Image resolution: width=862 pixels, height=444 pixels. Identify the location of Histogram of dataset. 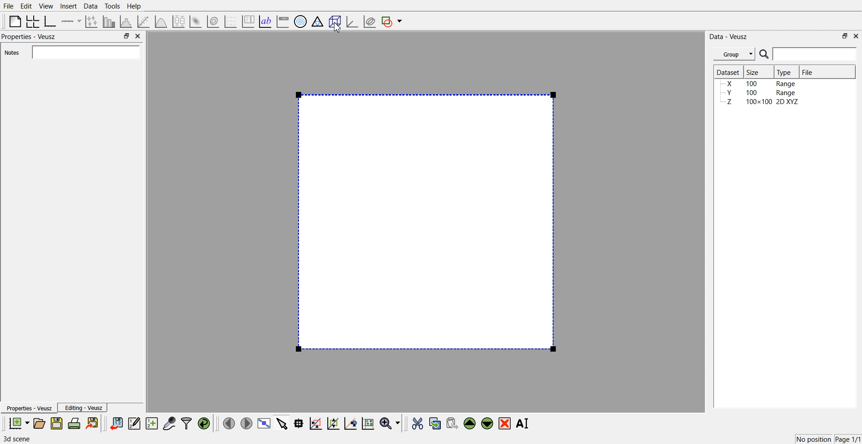
(125, 22).